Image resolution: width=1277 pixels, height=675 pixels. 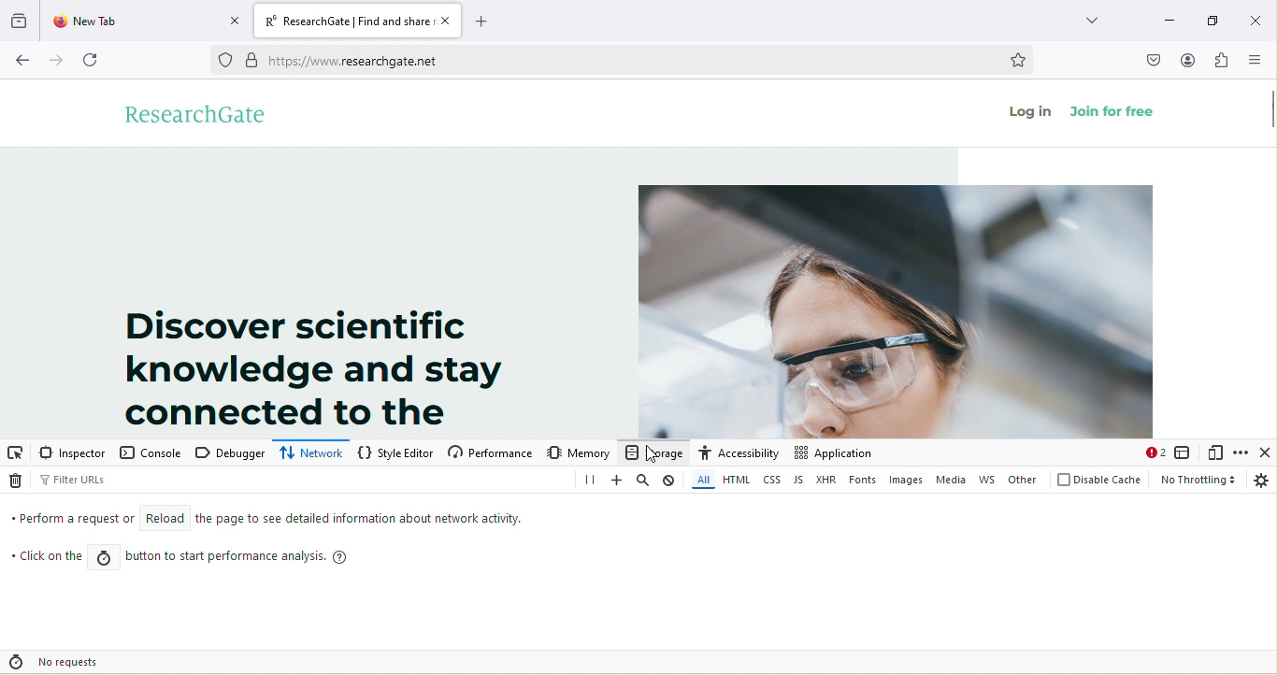 What do you see at coordinates (1198, 482) in the screenshot?
I see `no throtting` at bounding box center [1198, 482].